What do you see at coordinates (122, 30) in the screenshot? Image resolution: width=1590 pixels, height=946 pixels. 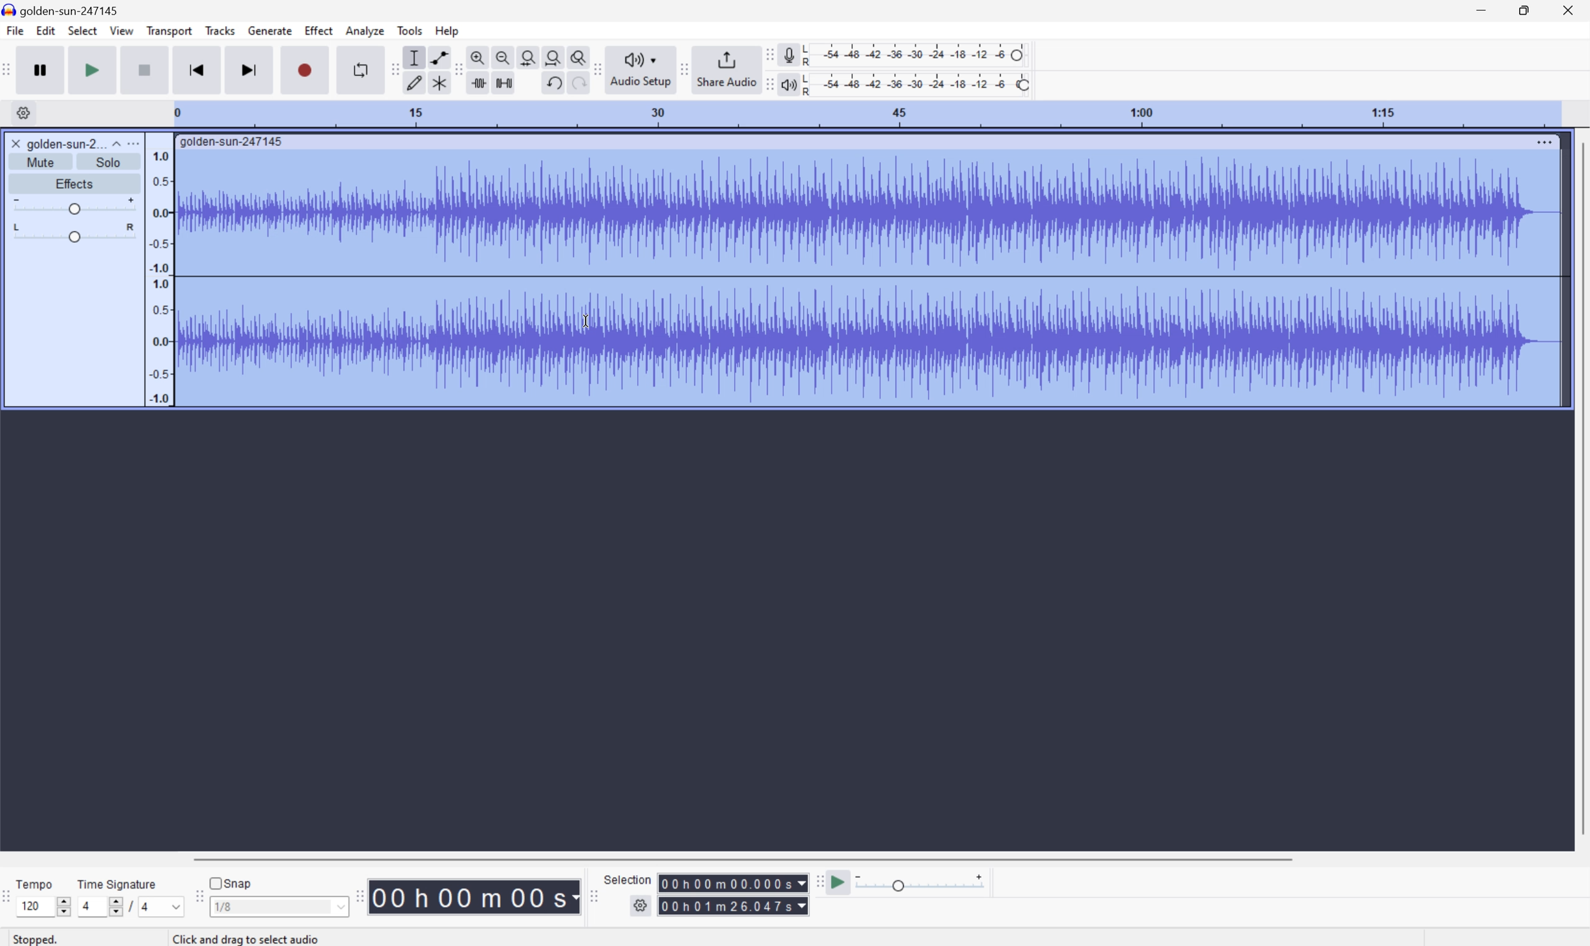 I see `View` at bounding box center [122, 30].